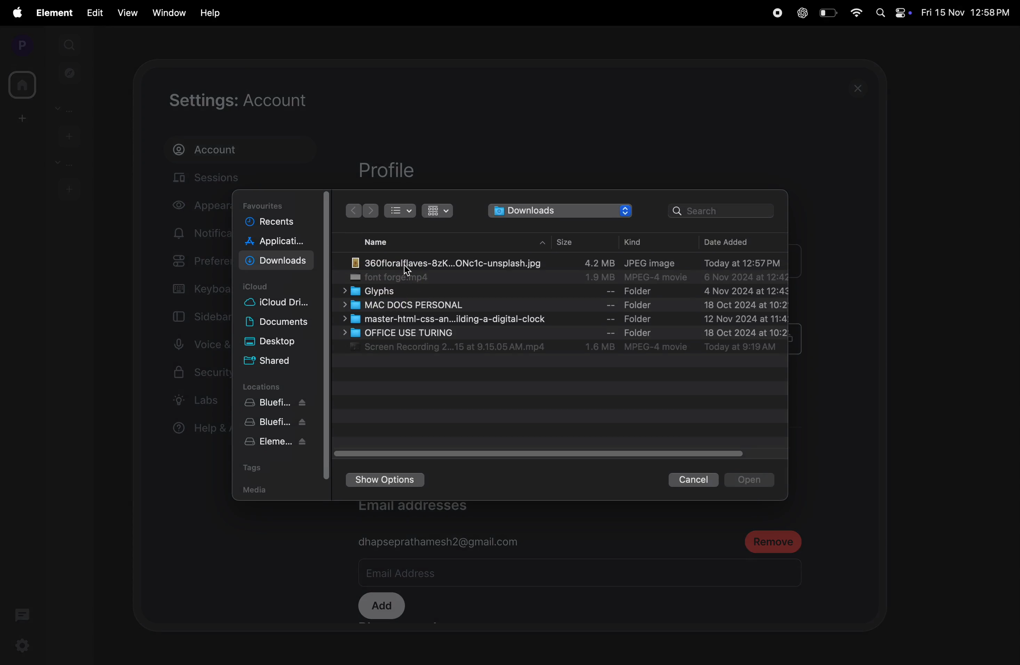  Describe the element at coordinates (354, 211) in the screenshot. I see `backward` at that location.